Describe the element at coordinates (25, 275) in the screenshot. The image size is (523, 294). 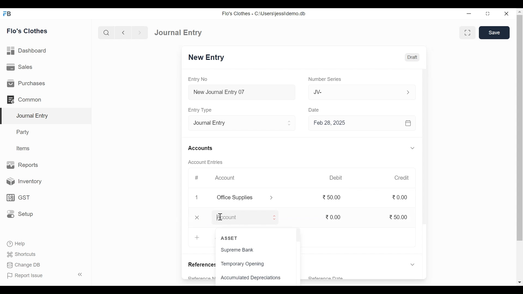
I see `Report Issue` at that location.